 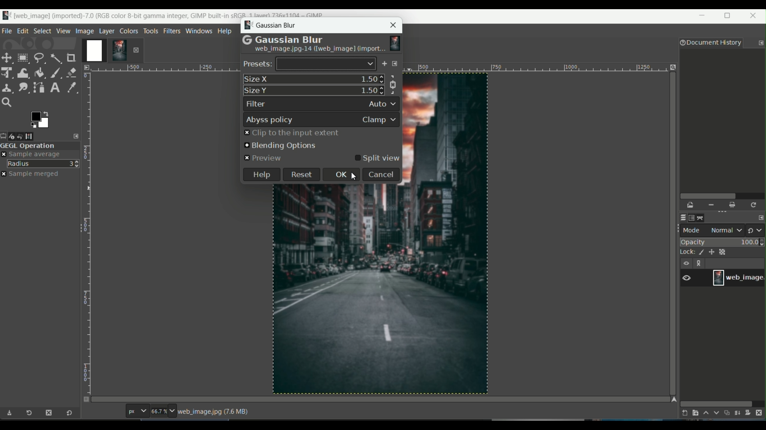 What do you see at coordinates (7, 30) in the screenshot?
I see `file tab` at bounding box center [7, 30].